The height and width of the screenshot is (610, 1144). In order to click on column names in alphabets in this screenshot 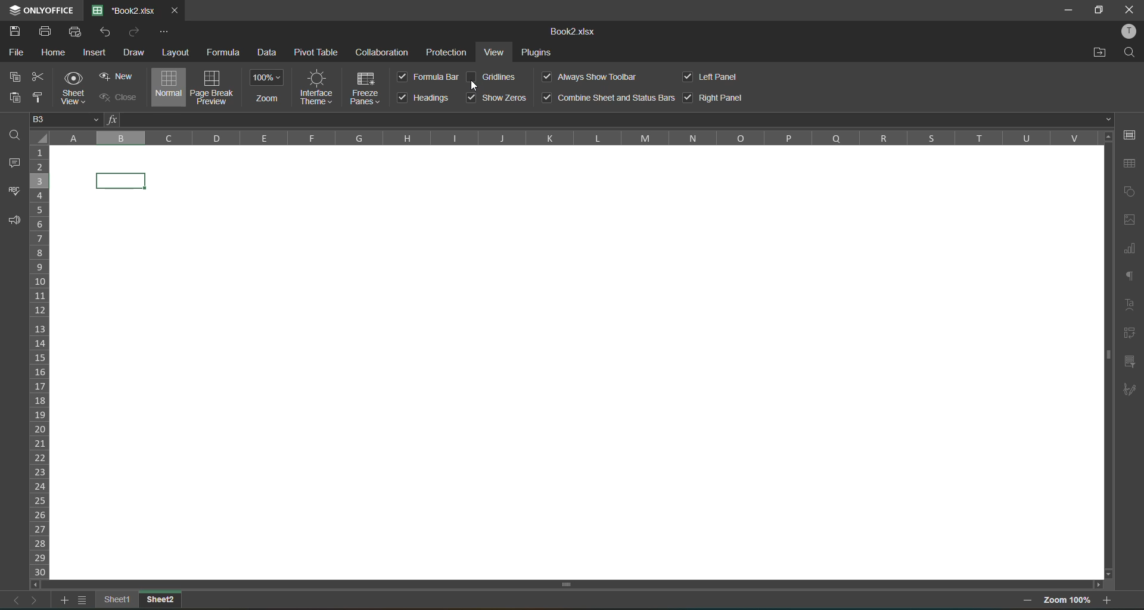, I will do `click(573, 138)`.